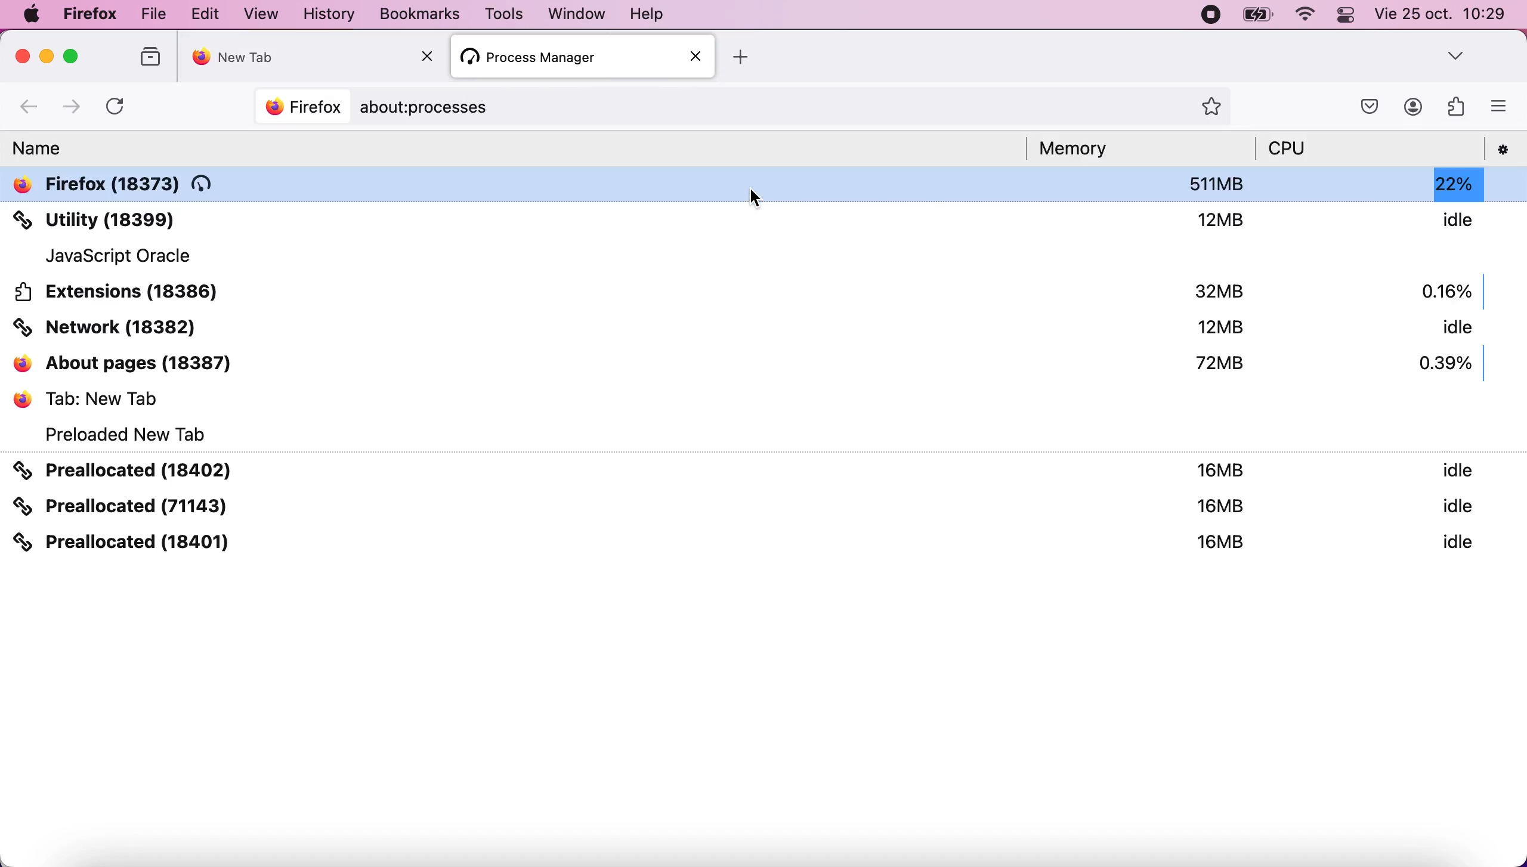 The image size is (1527, 867). I want to click on Date and time, so click(1441, 13).